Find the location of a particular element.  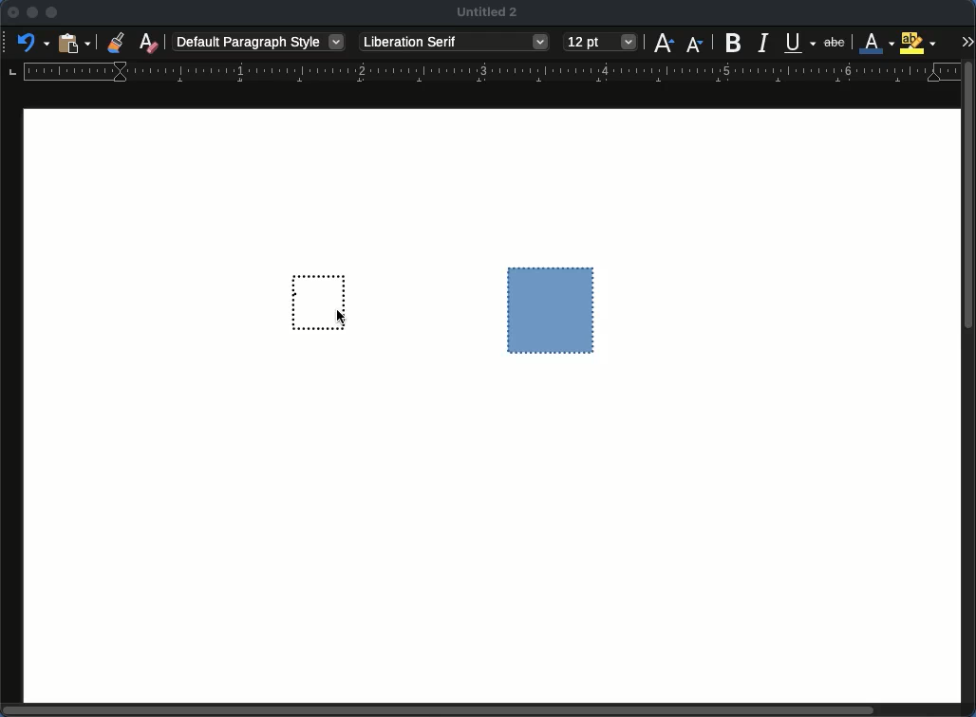

Untitled 2 - name is located at coordinates (489, 10).